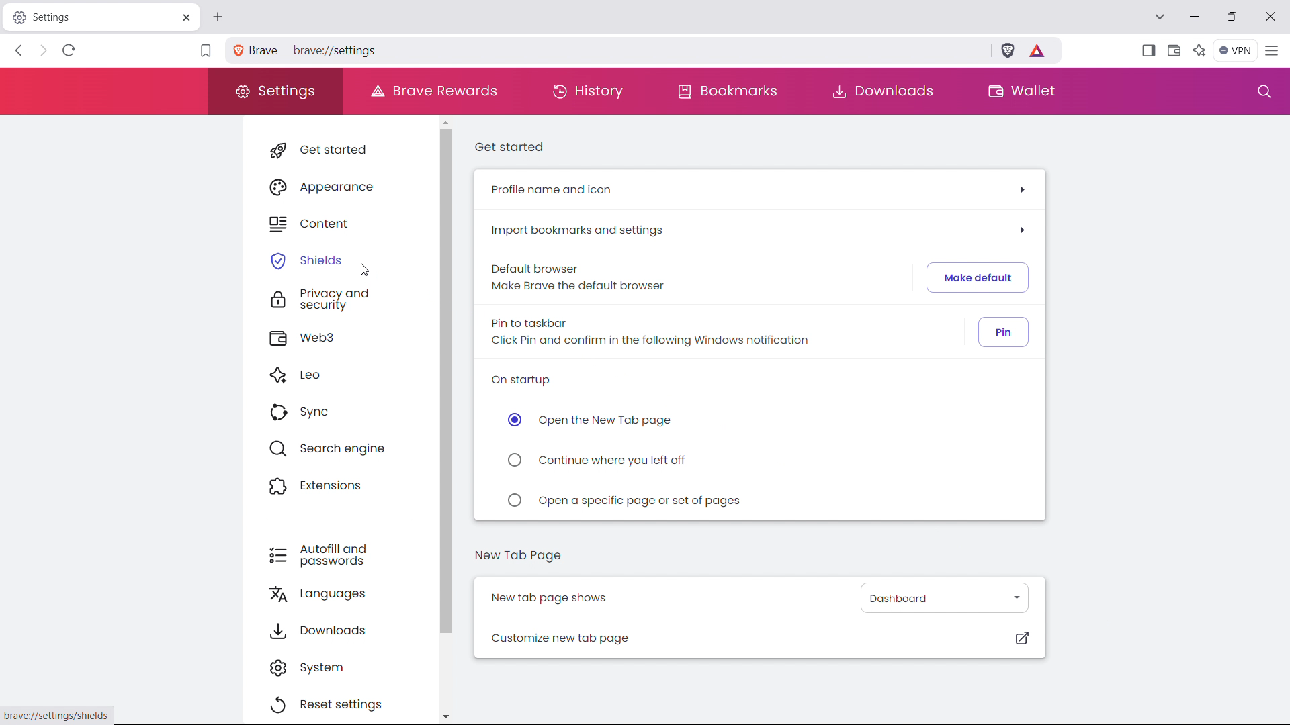 The height and width of the screenshot is (725, 1290). I want to click on open the new tab page, so click(609, 420).